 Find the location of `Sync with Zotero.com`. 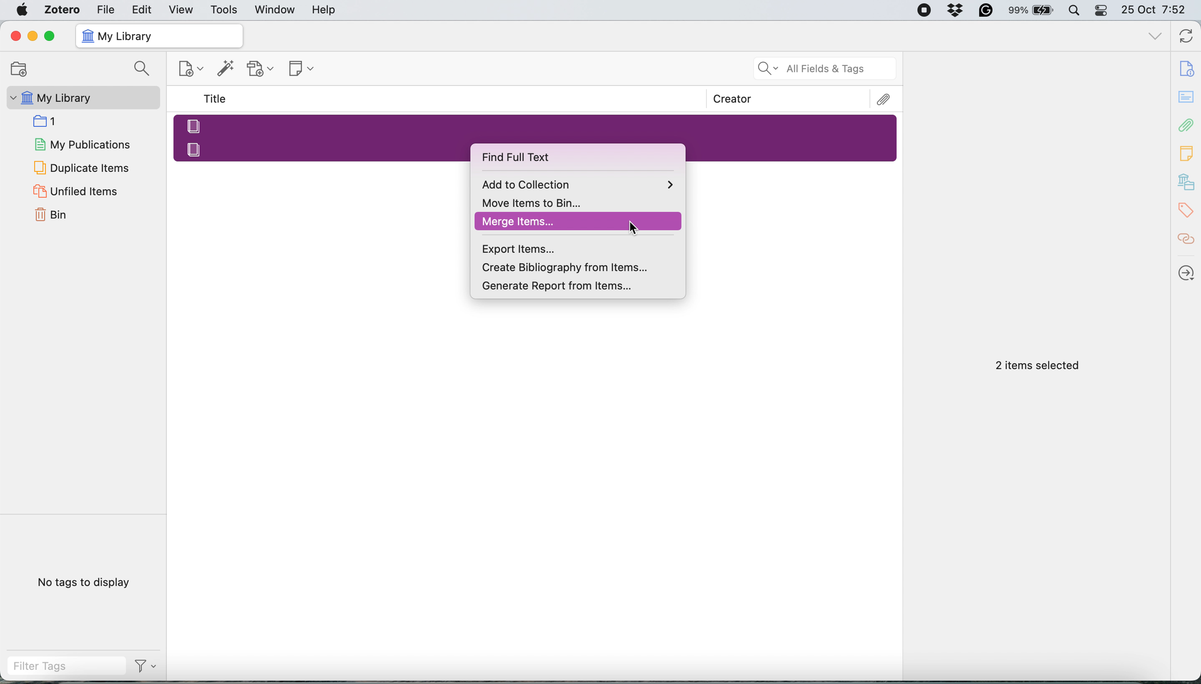

Sync with Zotero.com is located at coordinates (1187, 38).